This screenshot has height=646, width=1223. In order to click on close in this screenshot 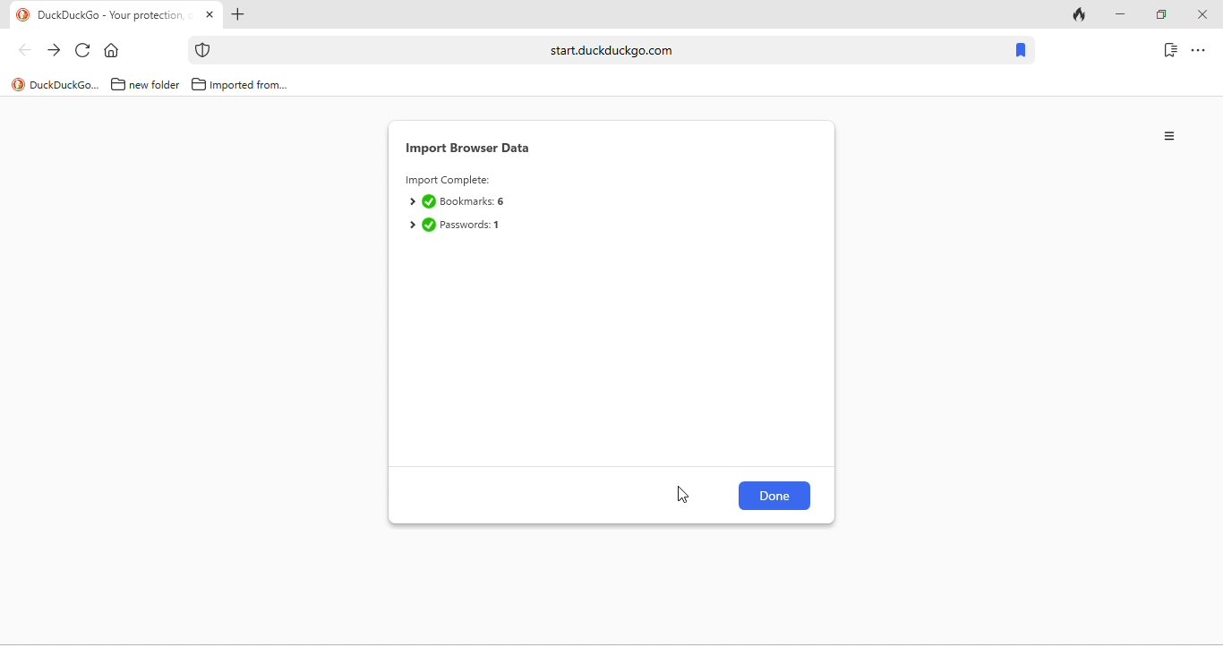, I will do `click(1202, 15)`.